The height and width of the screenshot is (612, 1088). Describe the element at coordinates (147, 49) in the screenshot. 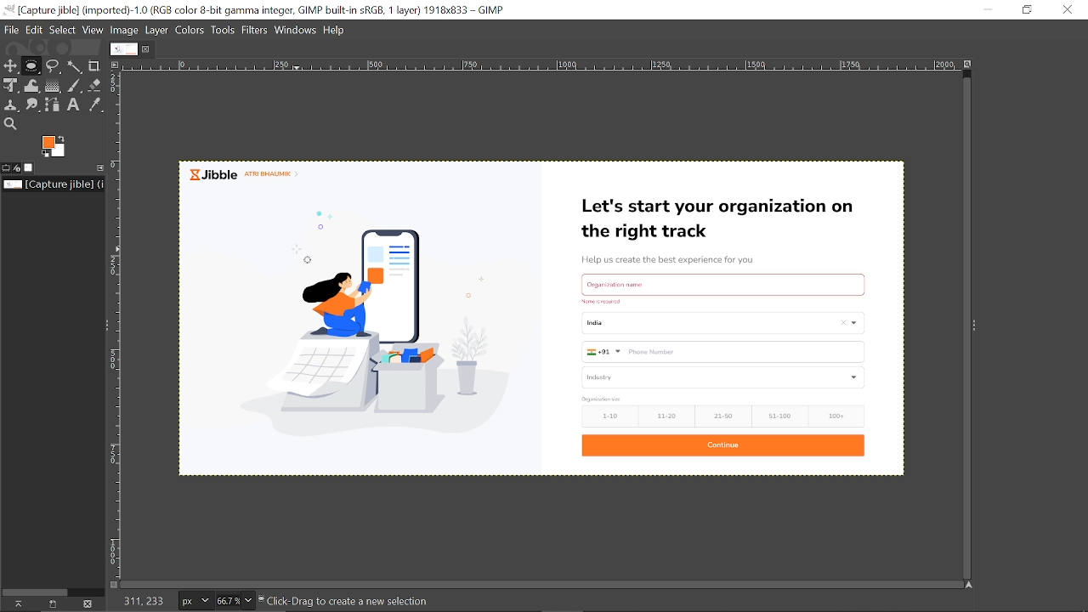

I see `Close current image` at that location.